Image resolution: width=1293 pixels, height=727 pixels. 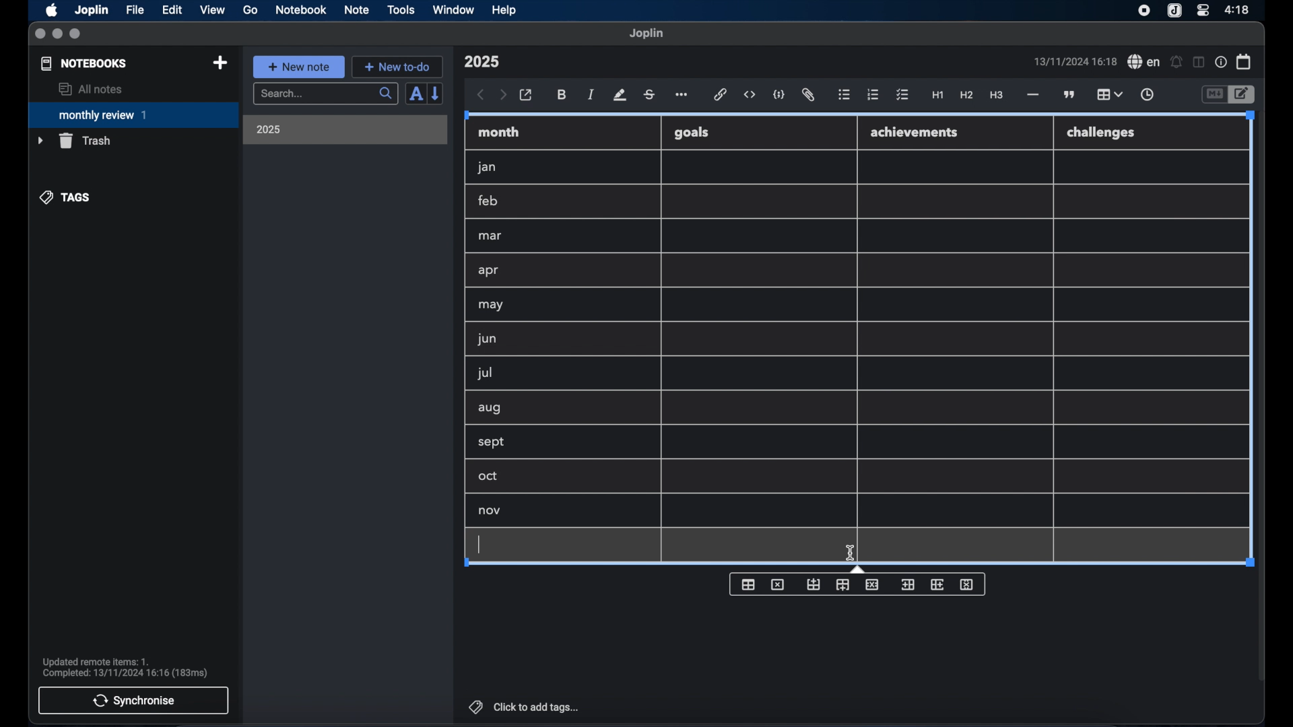 What do you see at coordinates (90, 89) in the screenshot?
I see `all notes` at bounding box center [90, 89].